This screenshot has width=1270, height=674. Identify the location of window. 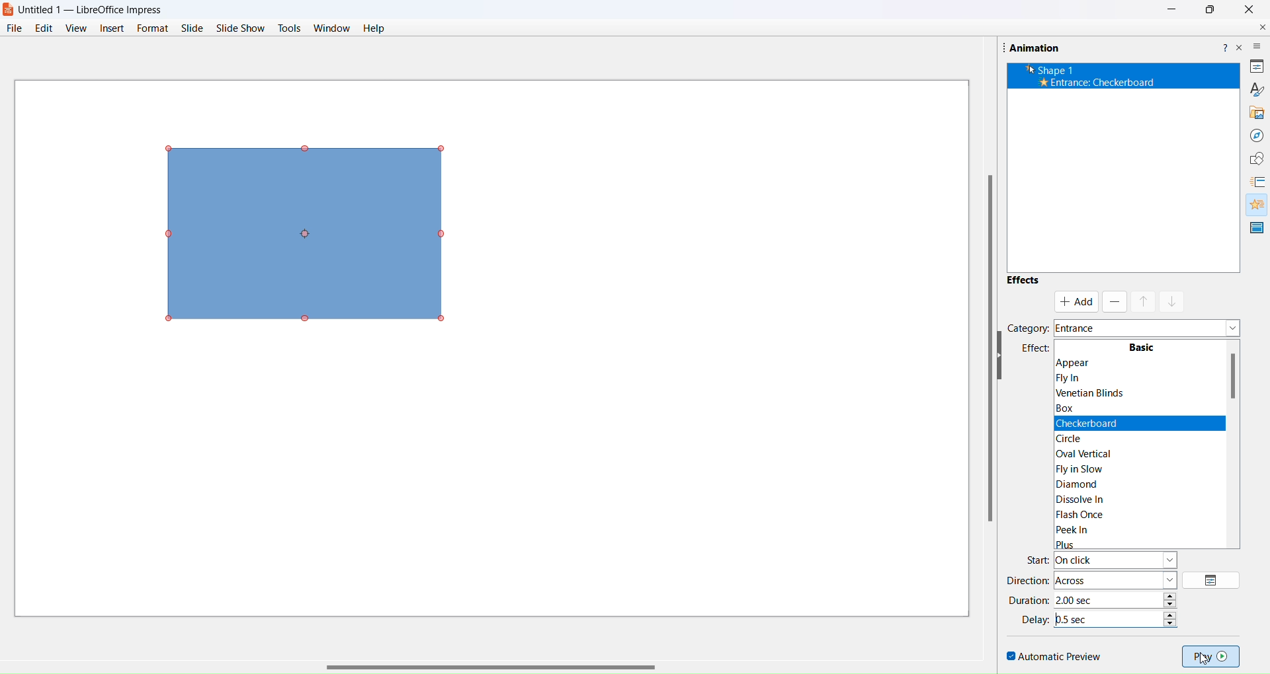
(333, 29).